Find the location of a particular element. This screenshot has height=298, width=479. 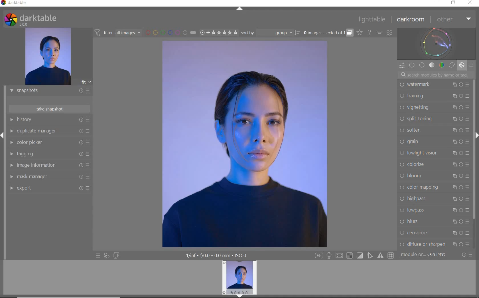

IMAGE PREVIEW is located at coordinates (48, 57).